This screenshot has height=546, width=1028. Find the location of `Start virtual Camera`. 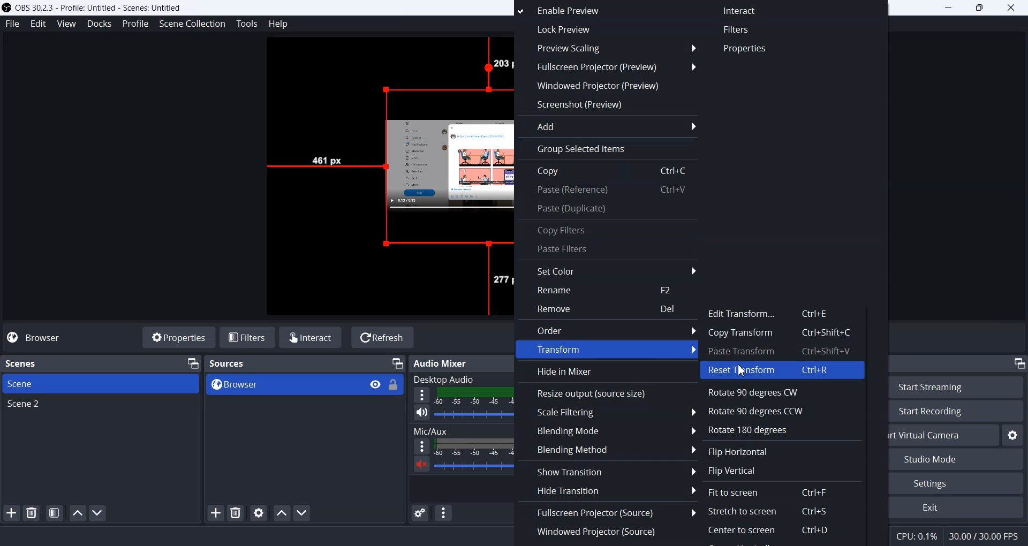

Start virtual Camera is located at coordinates (938, 435).